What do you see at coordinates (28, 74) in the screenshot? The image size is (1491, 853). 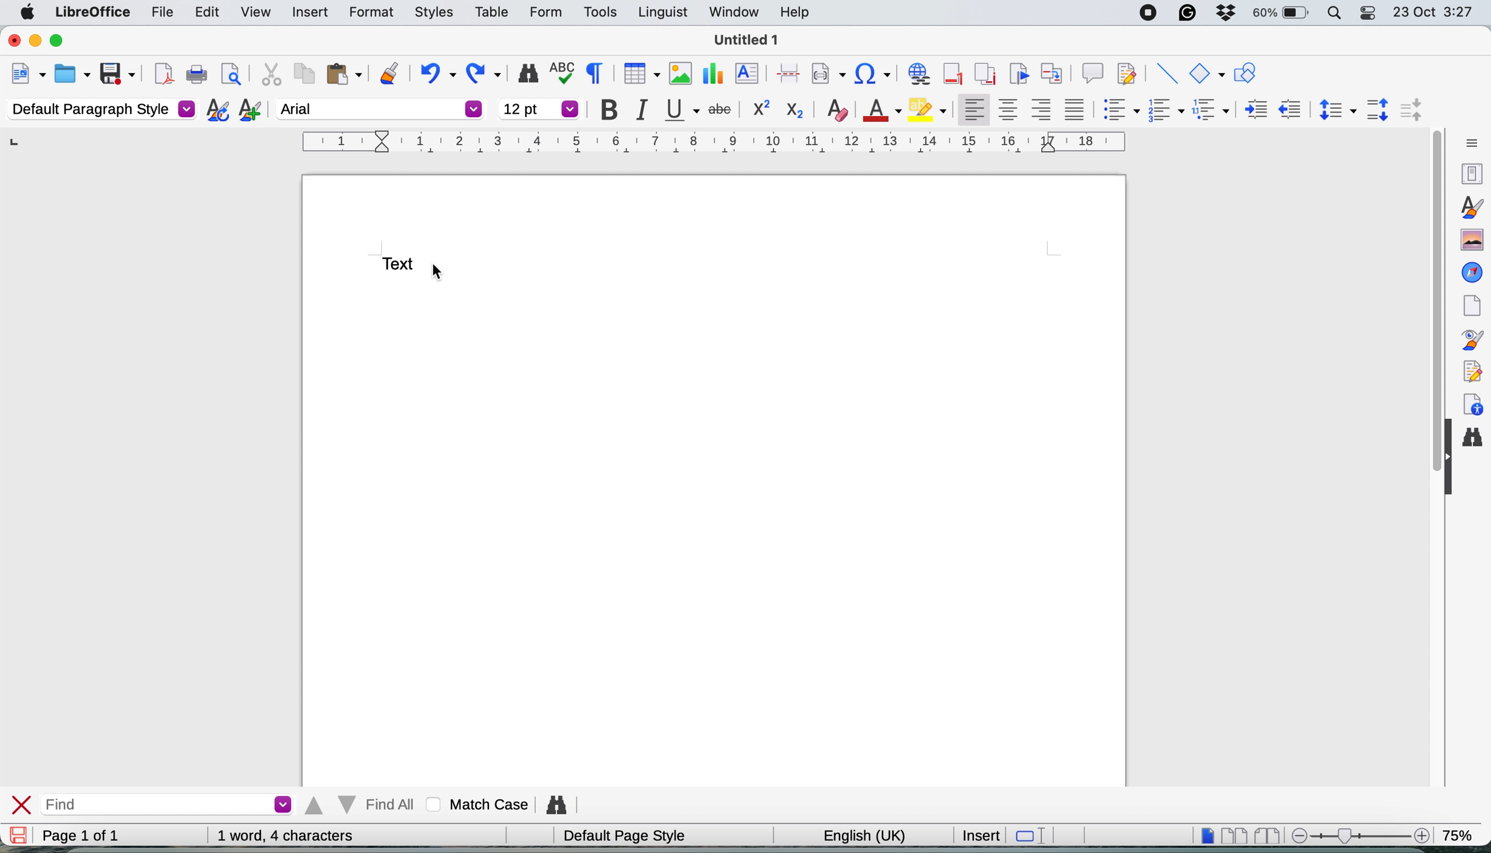 I see `new` at bounding box center [28, 74].